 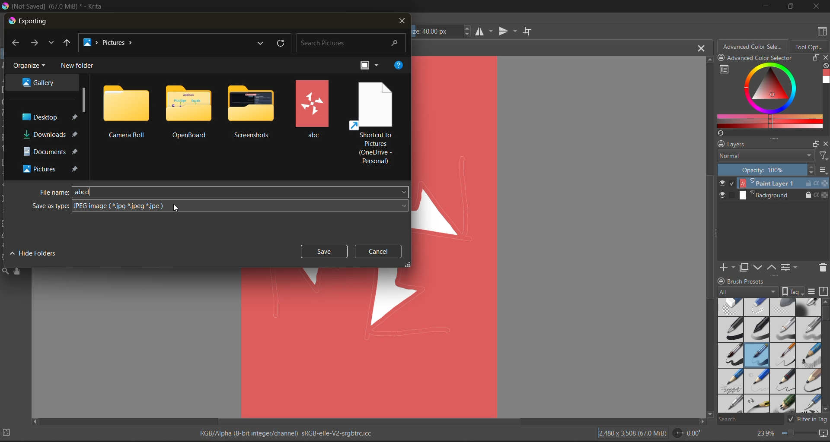 I want to click on normal, so click(x=766, y=158).